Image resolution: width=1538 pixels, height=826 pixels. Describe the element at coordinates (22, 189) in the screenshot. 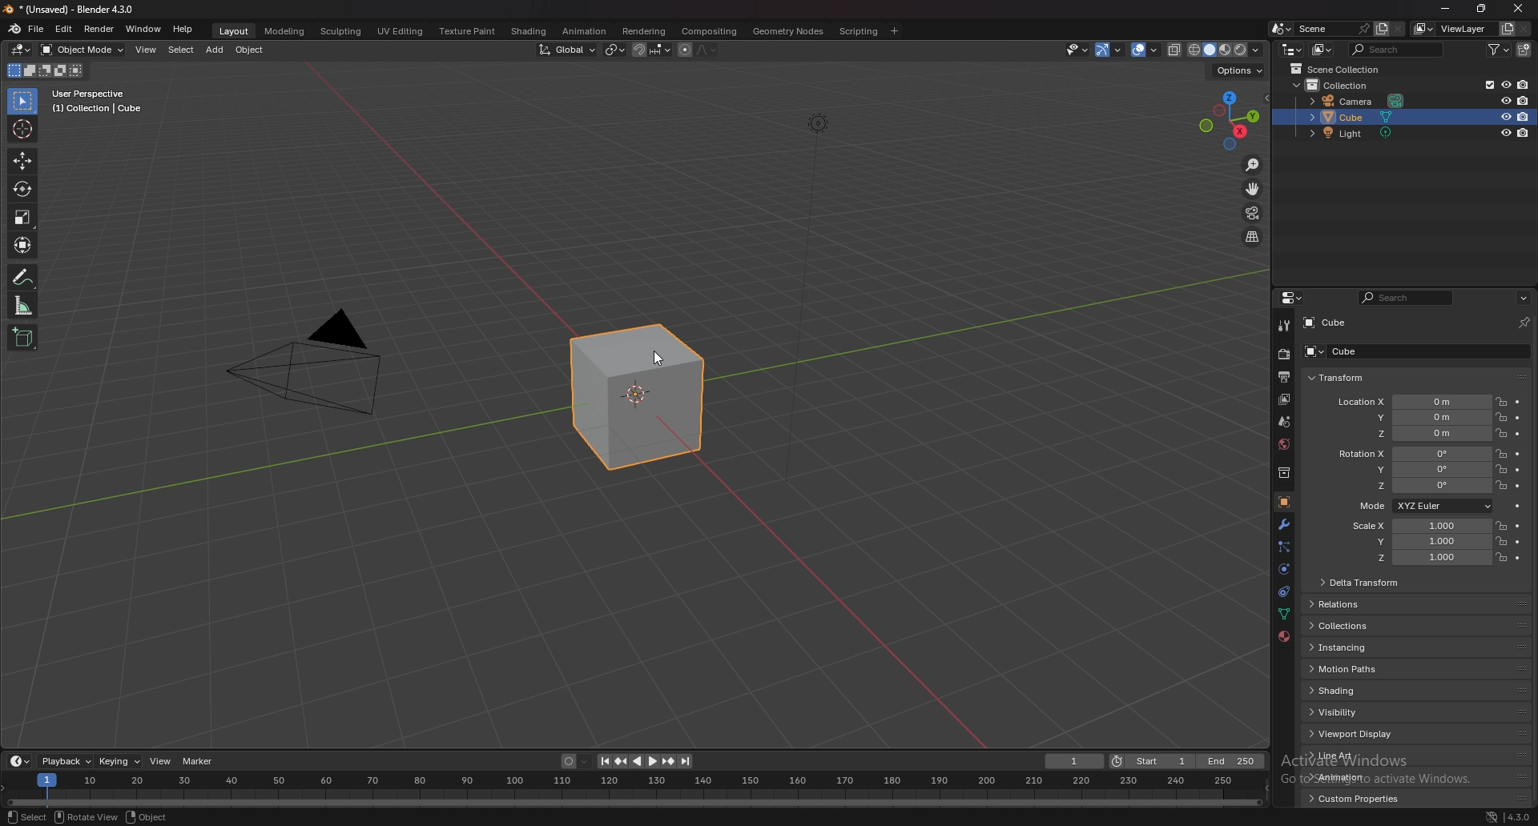

I see `rotate` at that location.